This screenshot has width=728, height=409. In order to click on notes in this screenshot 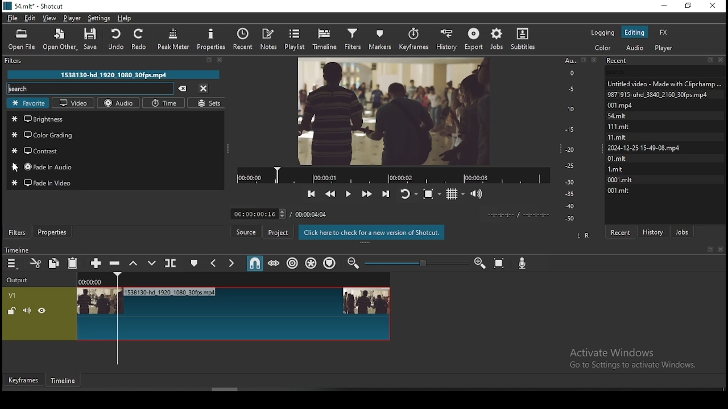, I will do `click(270, 38)`.